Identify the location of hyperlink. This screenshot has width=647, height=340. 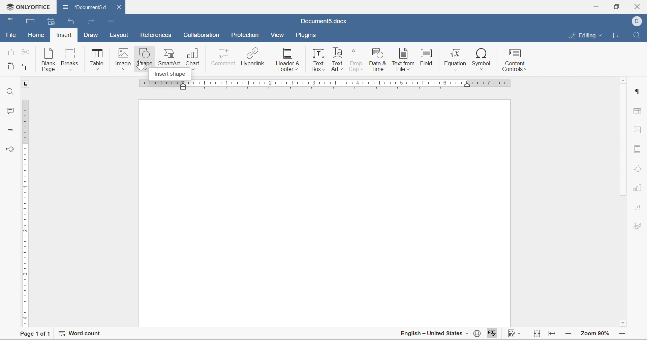
(253, 56).